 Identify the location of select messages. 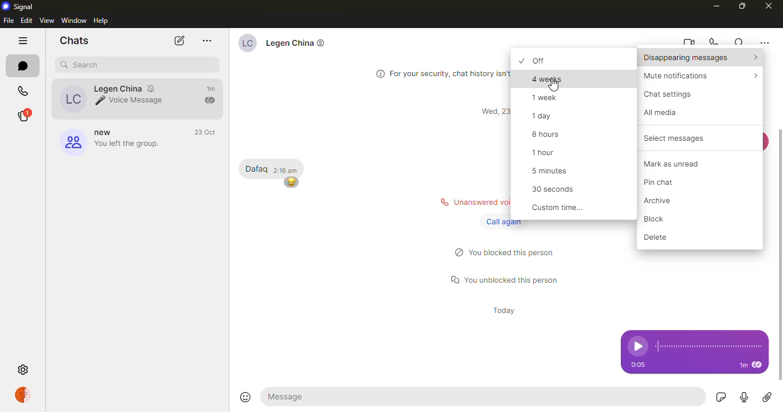
(668, 138).